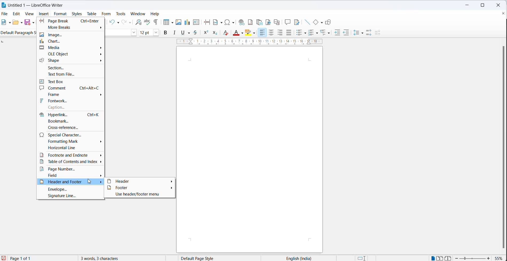 The width and height of the screenshot is (507, 261). I want to click on character highlighting, so click(255, 33).